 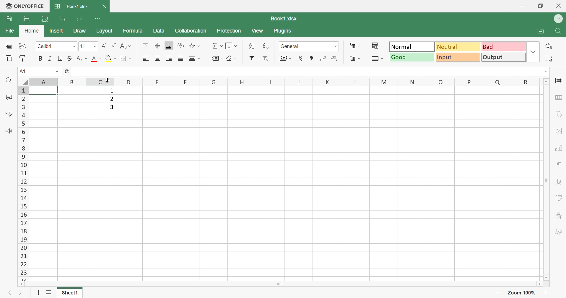 What do you see at coordinates (170, 59) in the screenshot?
I see `Align Right` at bounding box center [170, 59].